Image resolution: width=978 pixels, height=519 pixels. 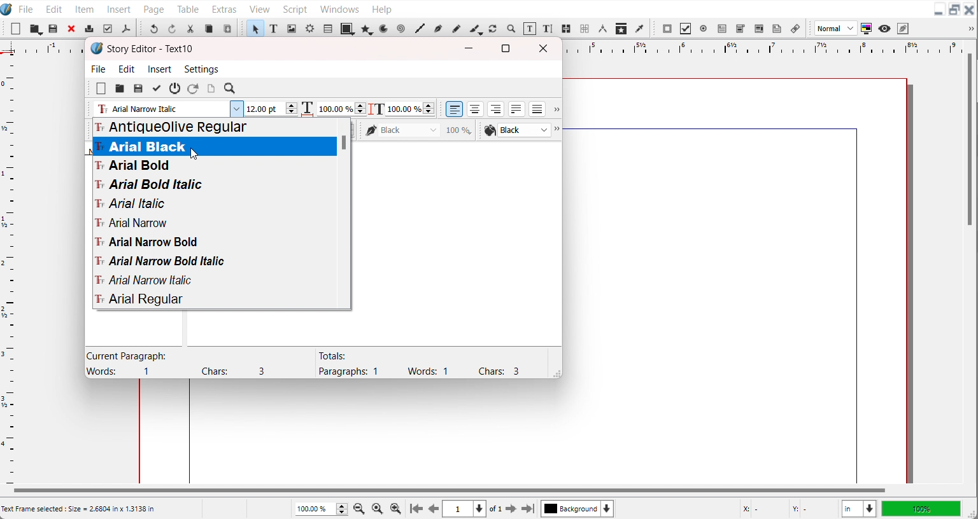 I want to click on Select item, so click(x=255, y=28).